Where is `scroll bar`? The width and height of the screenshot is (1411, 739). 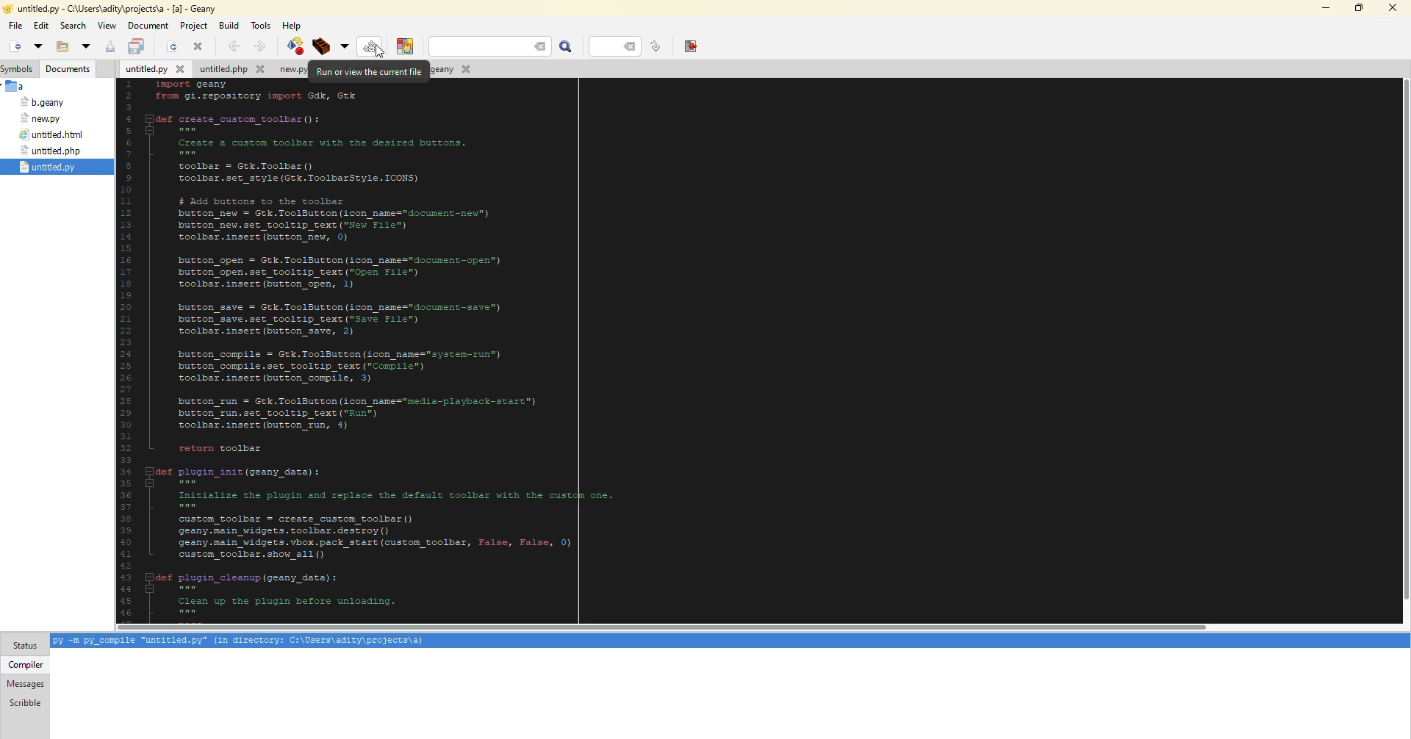
scroll bar is located at coordinates (656, 627).